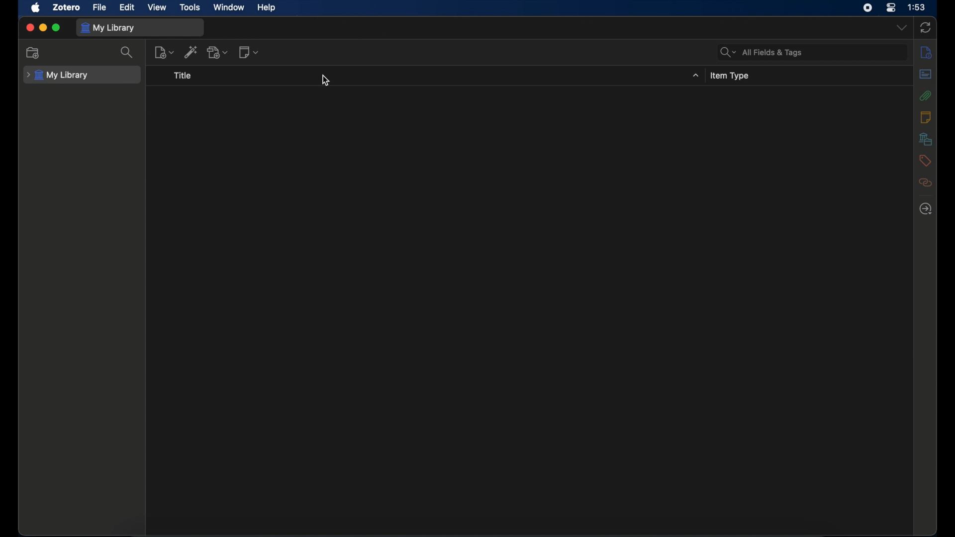 Image resolution: width=955 pixels, height=537 pixels. Describe the element at coordinates (916, 6) in the screenshot. I see `time` at that location.